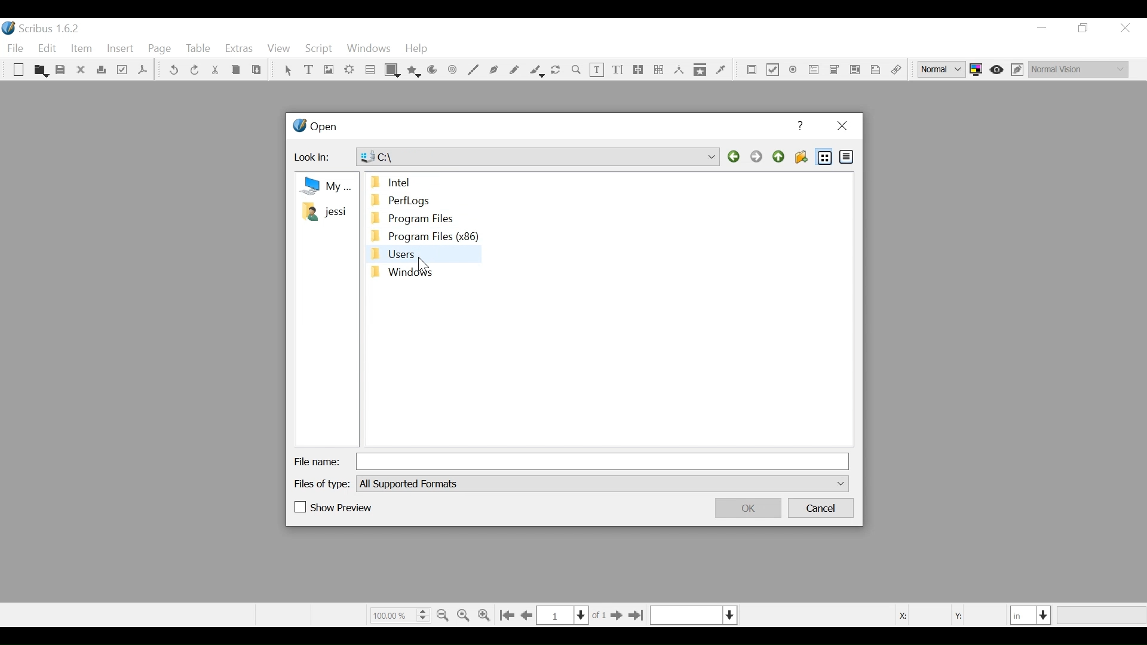  Describe the element at coordinates (174, 70) in the screenshot. I see `undo` at that location.